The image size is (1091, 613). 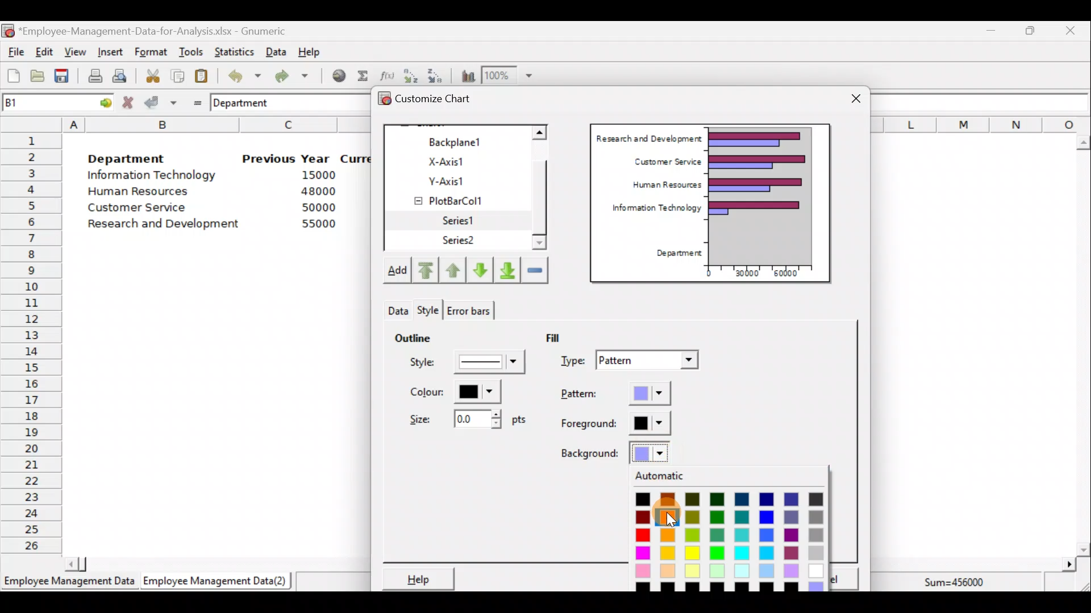 What do you see at coordinates (194, 100) in the screenshot?
I see `Enter formula` at bounding box center [194, 100].